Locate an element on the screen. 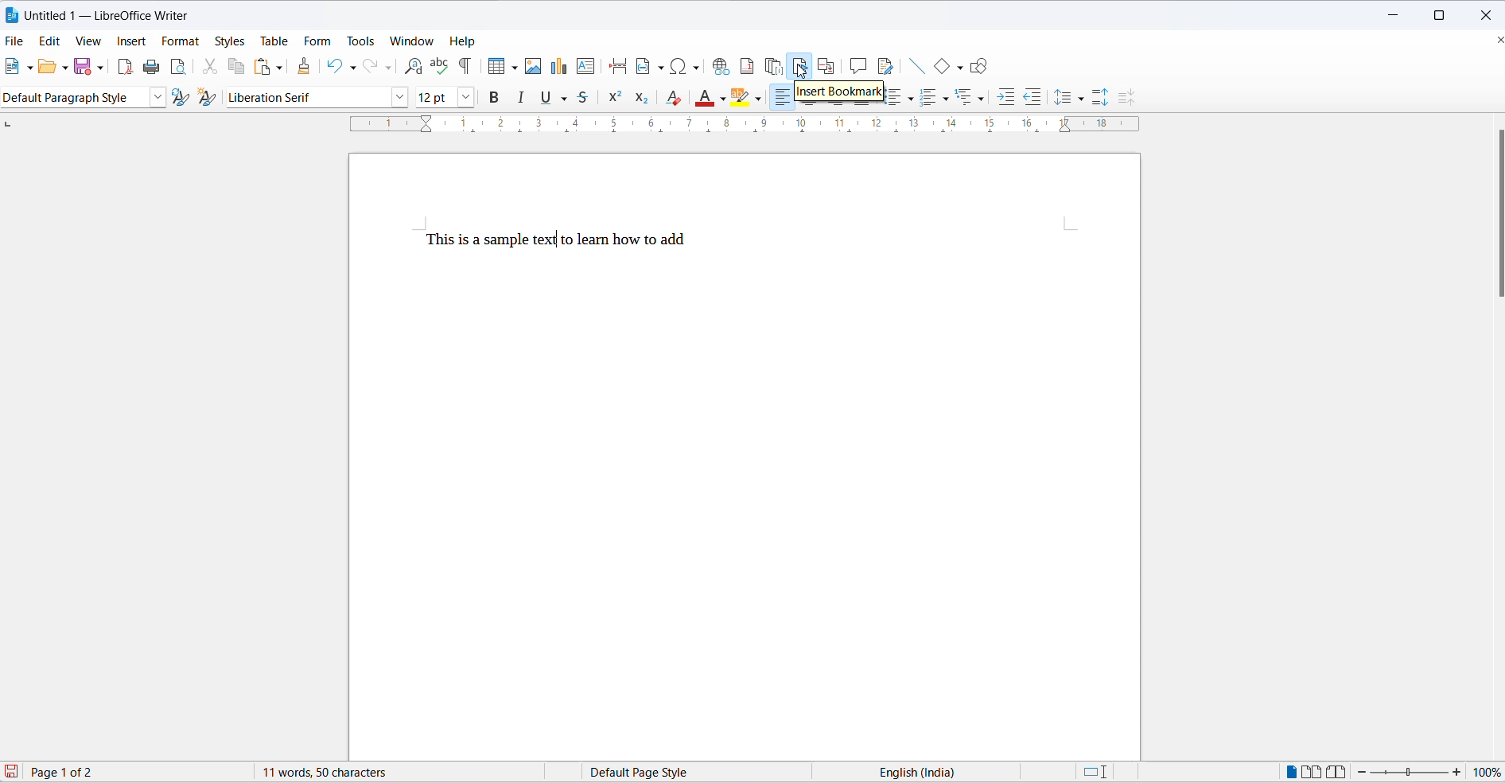 This screenshot has width=1505, height=783. basic shapes is located at coordinates (939, 67).